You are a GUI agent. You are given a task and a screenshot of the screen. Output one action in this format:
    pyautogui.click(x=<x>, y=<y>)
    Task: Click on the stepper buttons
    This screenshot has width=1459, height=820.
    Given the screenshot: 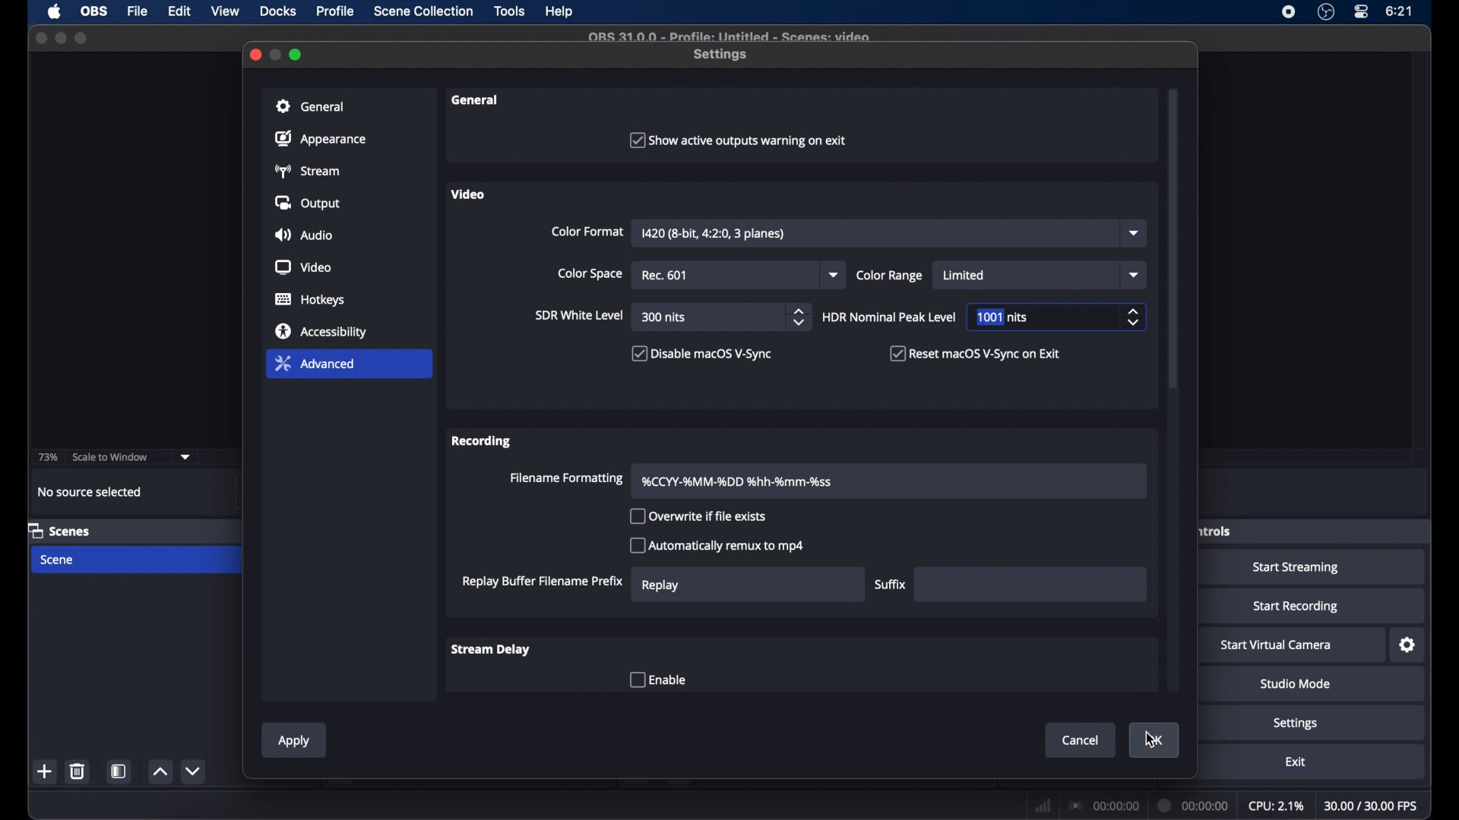 What is the action you would take?
    pyautogui.click(x=1134, y=317)
    